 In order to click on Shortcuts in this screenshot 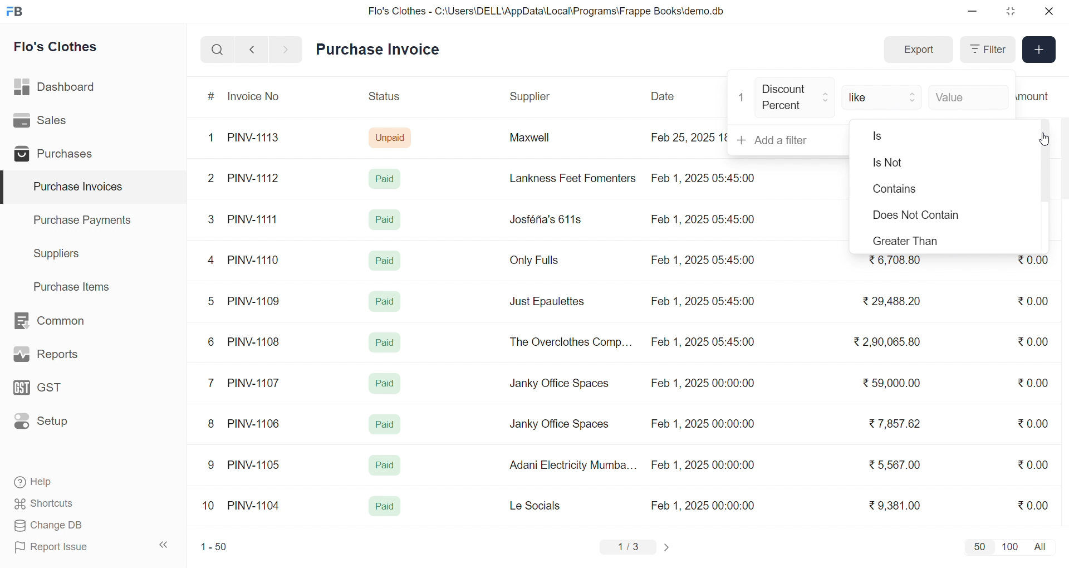, I will do `click(70, 504)`.